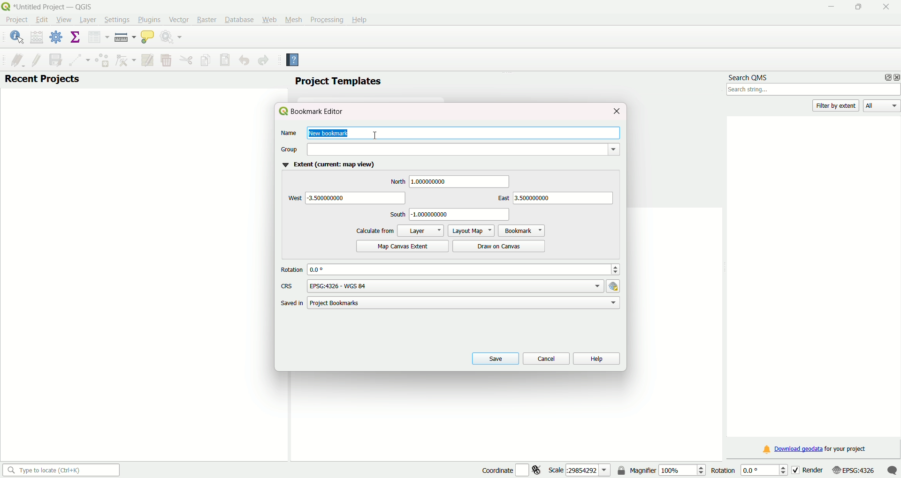 The width and height of the screenshot is (901, 478). Describe the element at coordinates (60, 470) in the screenshot. I see `search bar` at that location.